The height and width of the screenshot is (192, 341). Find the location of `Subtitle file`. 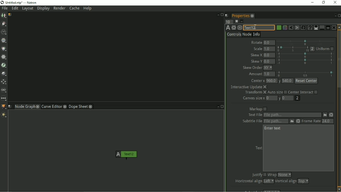

Subtitle file is located at coordinates (251, 121).